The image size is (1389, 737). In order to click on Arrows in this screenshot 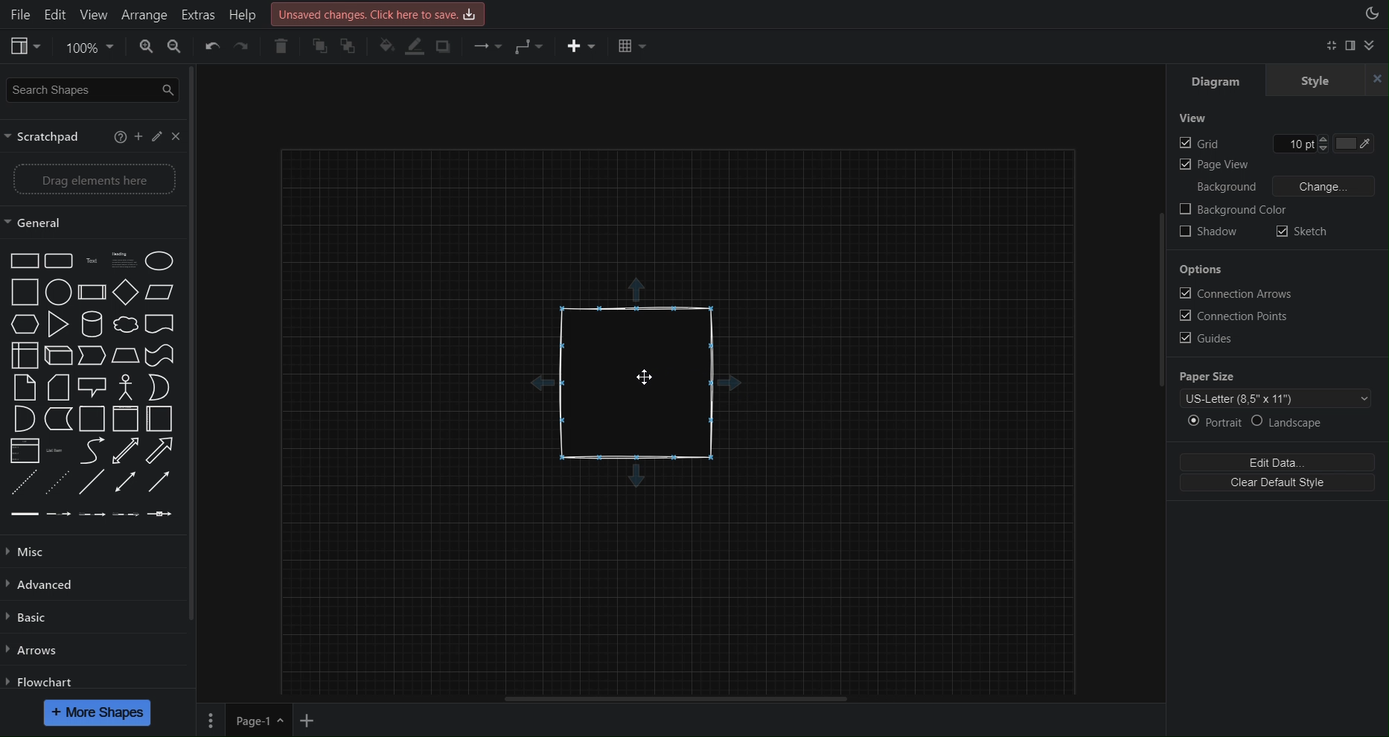, I will do `click(32, 651)`.